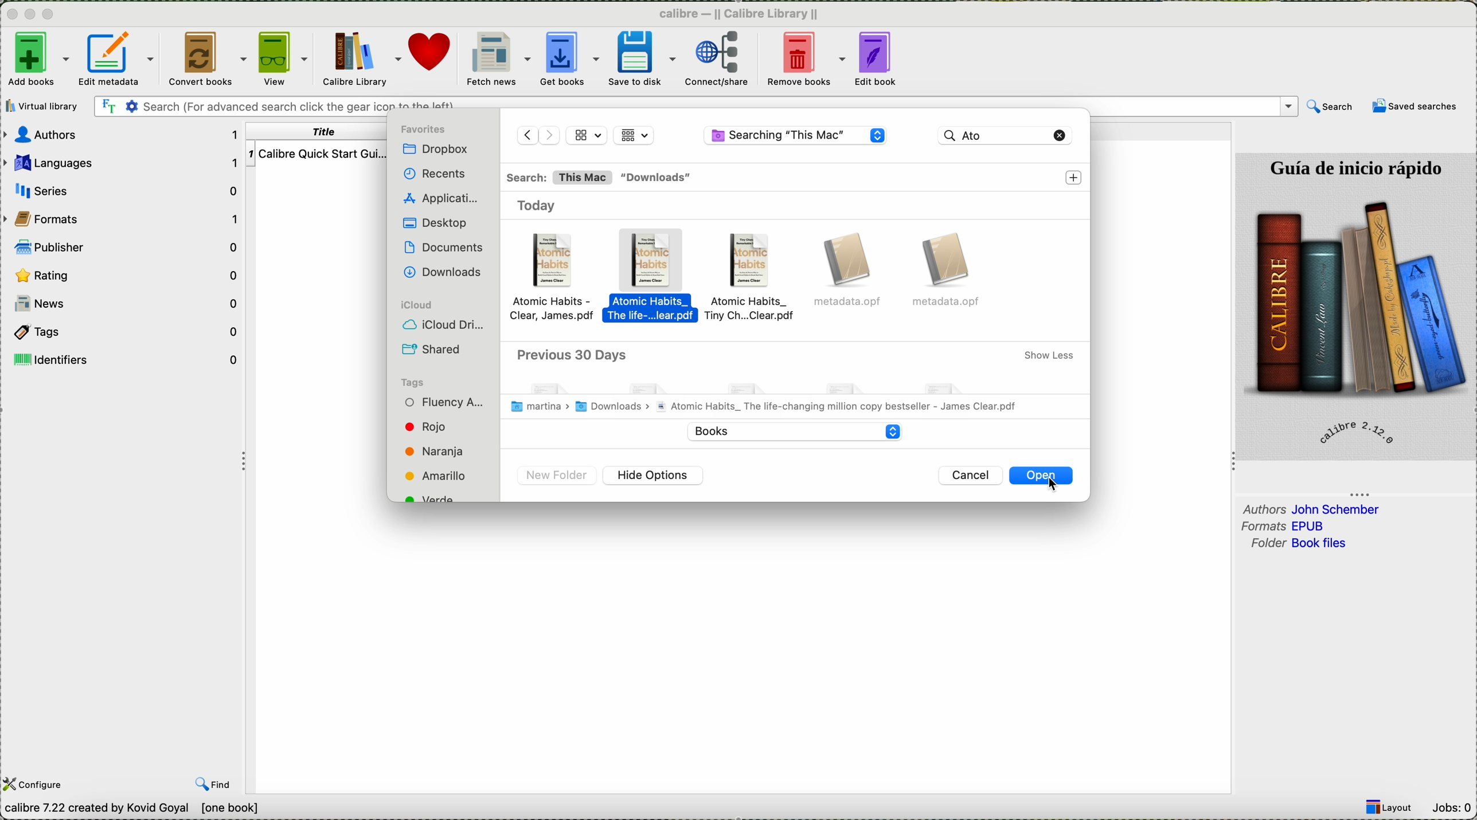 The height and width of the screenshot is (820, 1477). I want to click on formats, so click(1287, 526).